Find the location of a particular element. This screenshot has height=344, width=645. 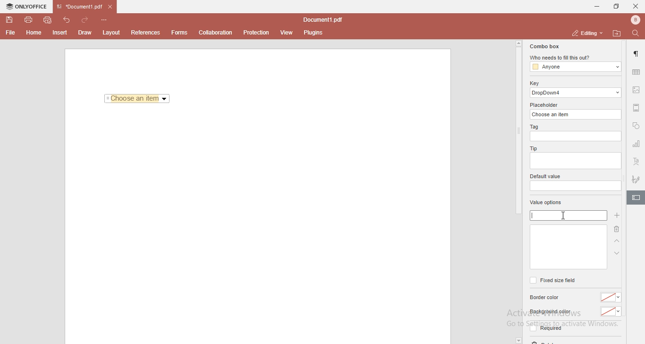

dropdown 4 is located at coordinates (576, 93).